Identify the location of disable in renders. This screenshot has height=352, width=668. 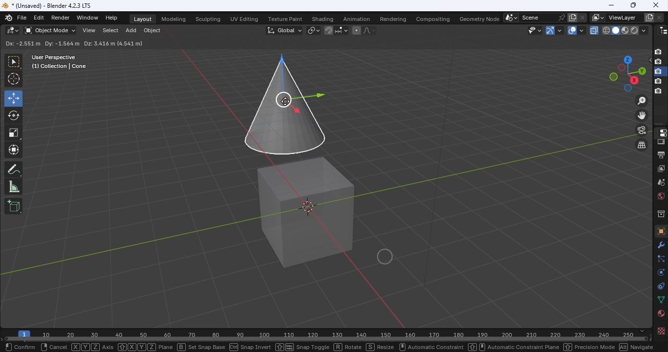
(658, 91).